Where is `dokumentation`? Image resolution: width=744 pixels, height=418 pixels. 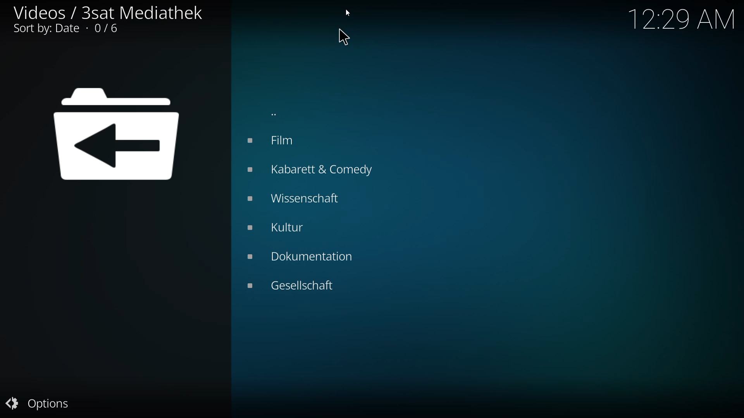 dokumentation is located at coordinates (301, 255).